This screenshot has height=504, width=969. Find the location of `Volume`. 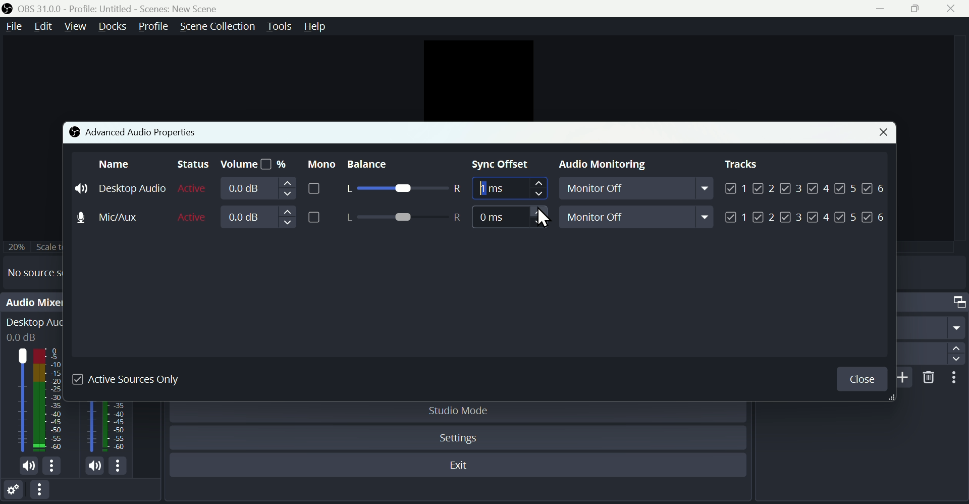

Volume is located at coordinates (272, 218).